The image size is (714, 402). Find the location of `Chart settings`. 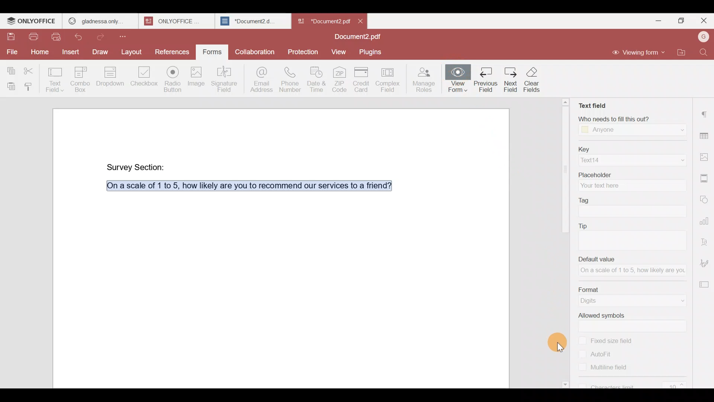

Chart settings is located at coordinates (705, 221).